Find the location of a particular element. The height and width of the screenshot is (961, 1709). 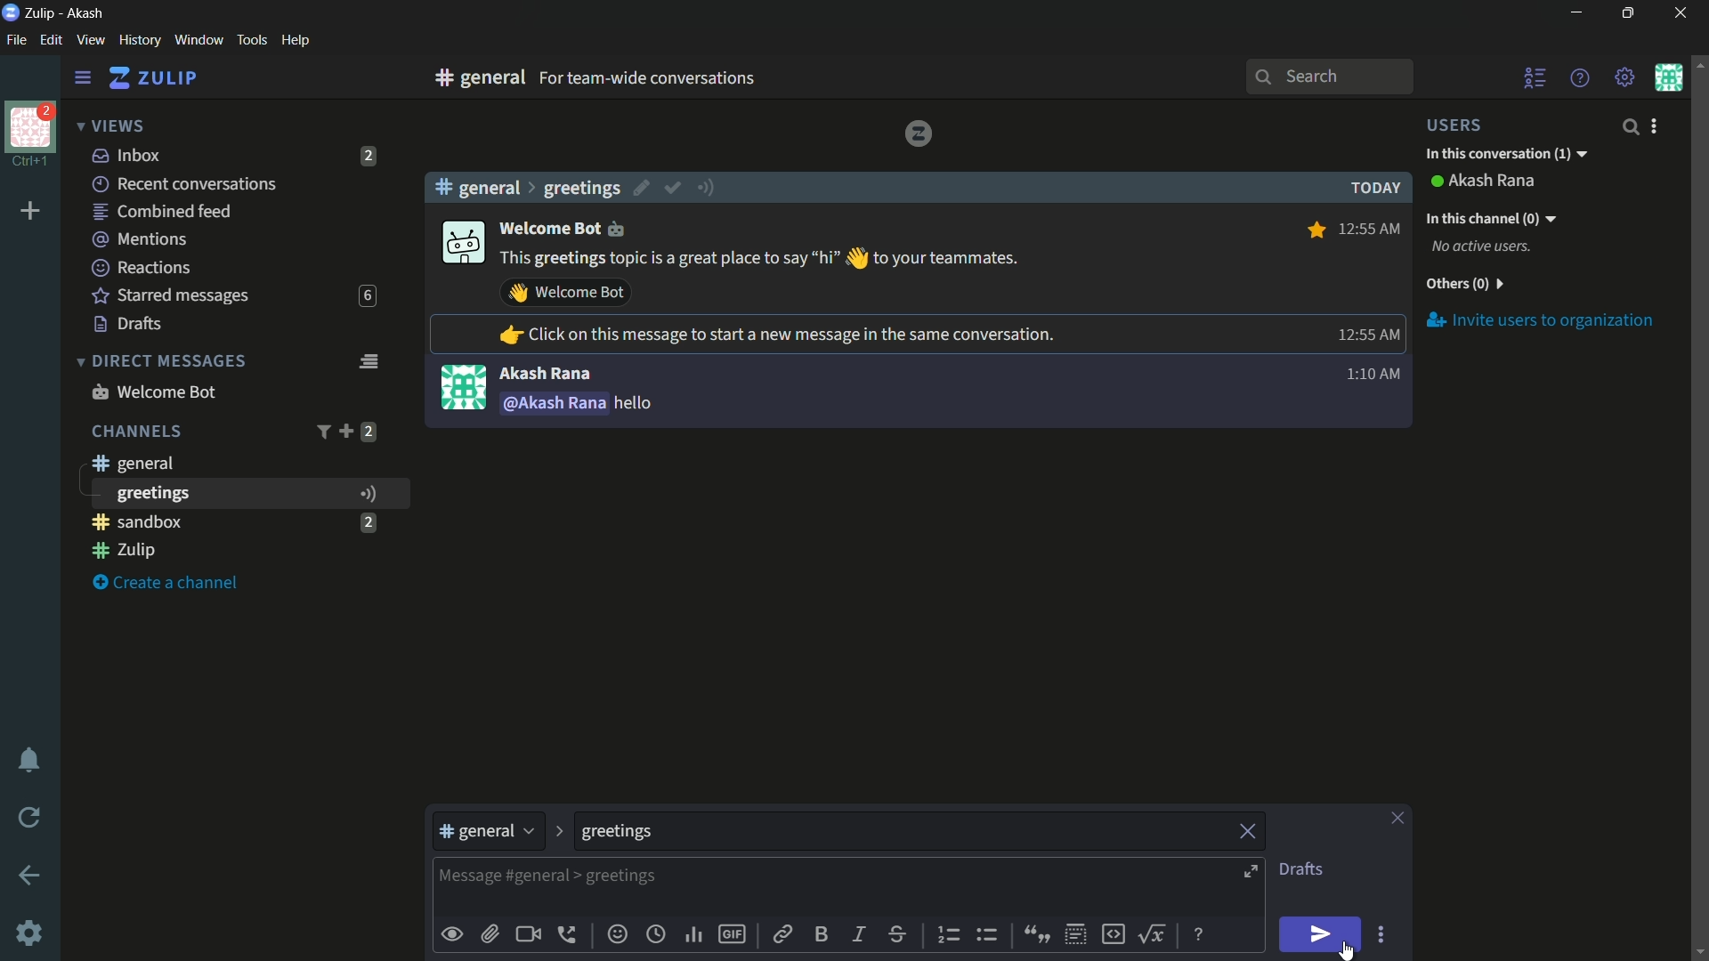

topic is located at coordinates (902, 832).